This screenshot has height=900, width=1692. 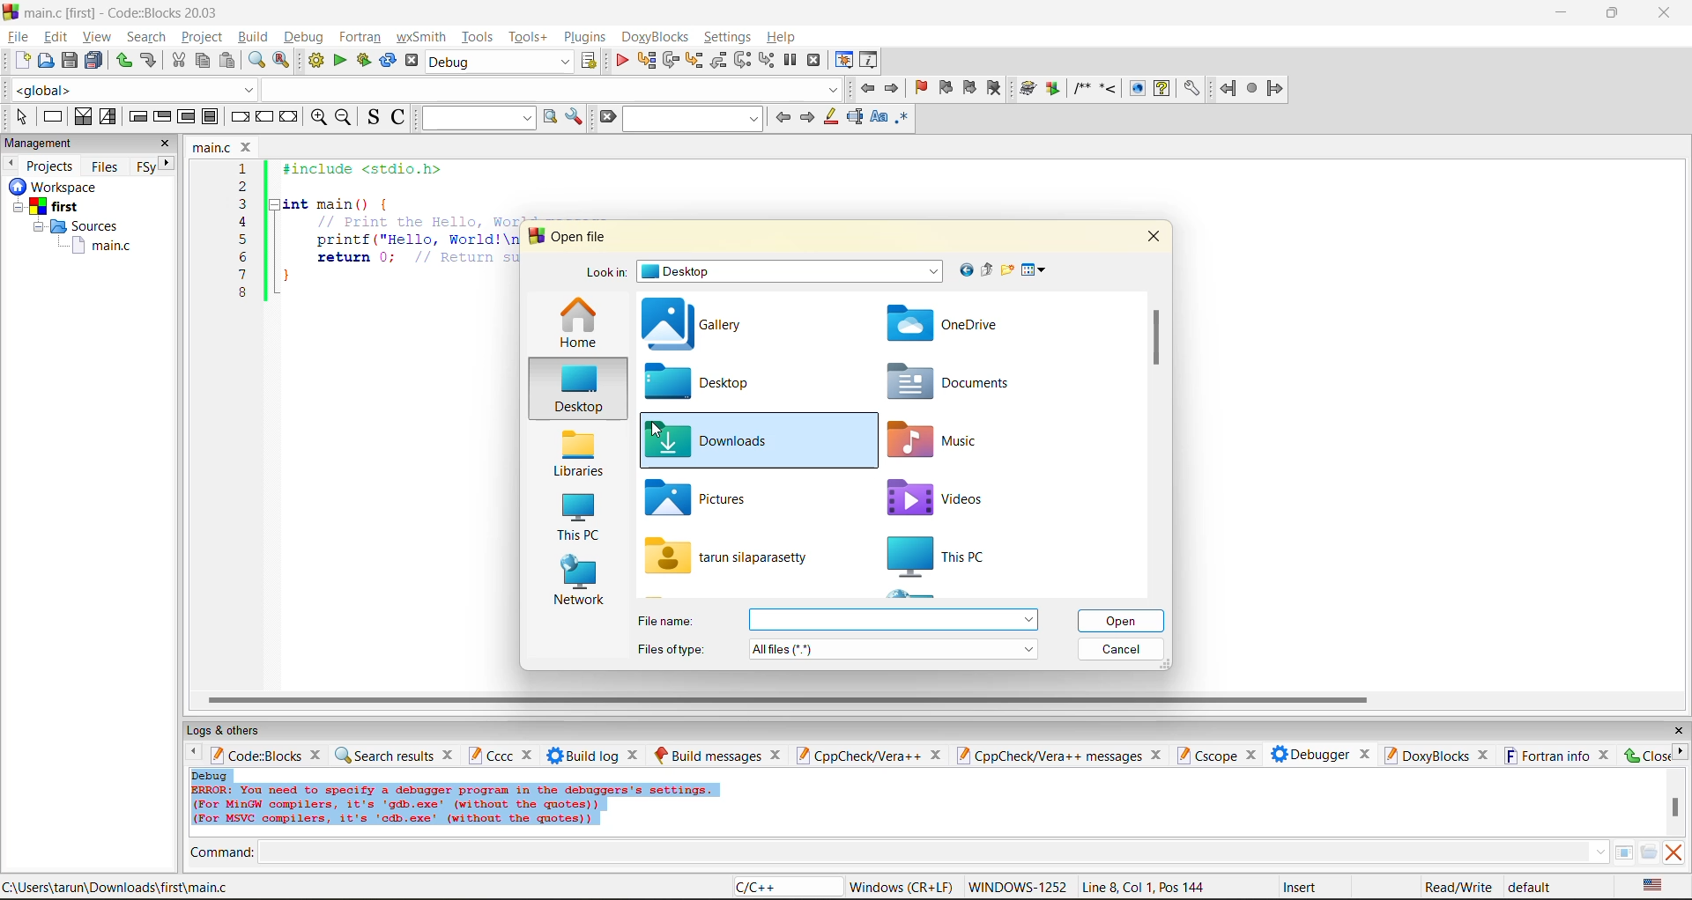 What do you see at coordinates (1673, 852) in the screenshot?
I see `clear output window` at bounding box center [1673, 852].